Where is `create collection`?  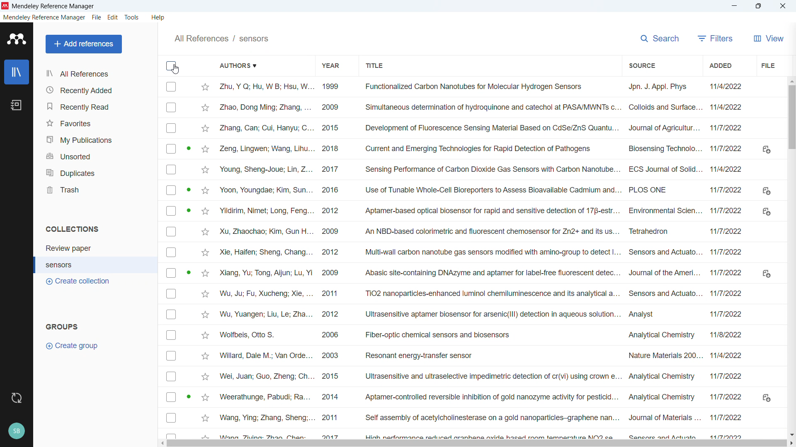
create collection is located at coordinates (80, 281).